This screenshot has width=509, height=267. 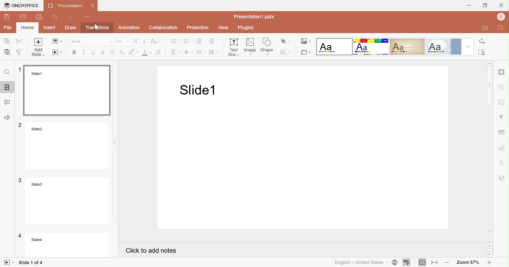 What do you see at coordinates (407, 262) in the screenshot?
I see `Spell checking` at bounding box center [407, 262].